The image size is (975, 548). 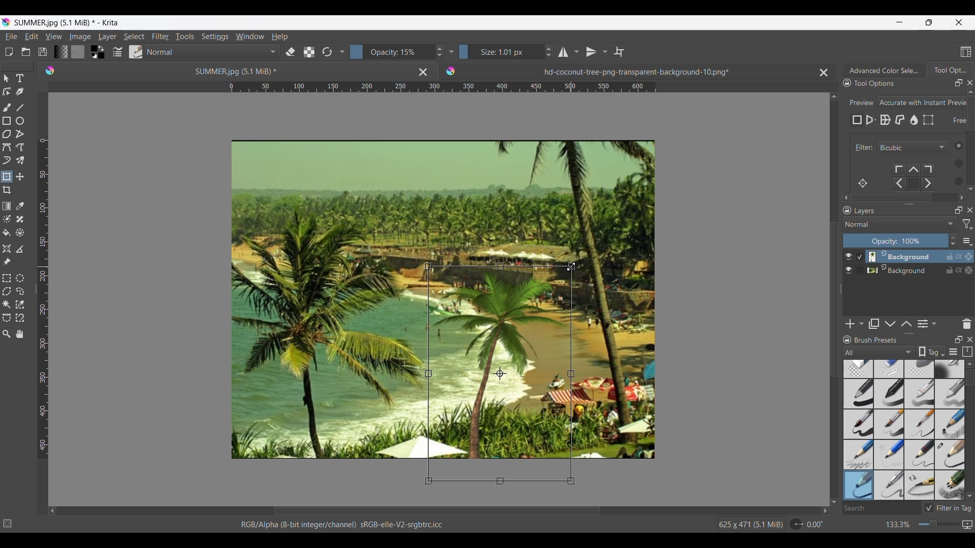 I want to click on pencil 1-sketch, so click(x=950, y=424).